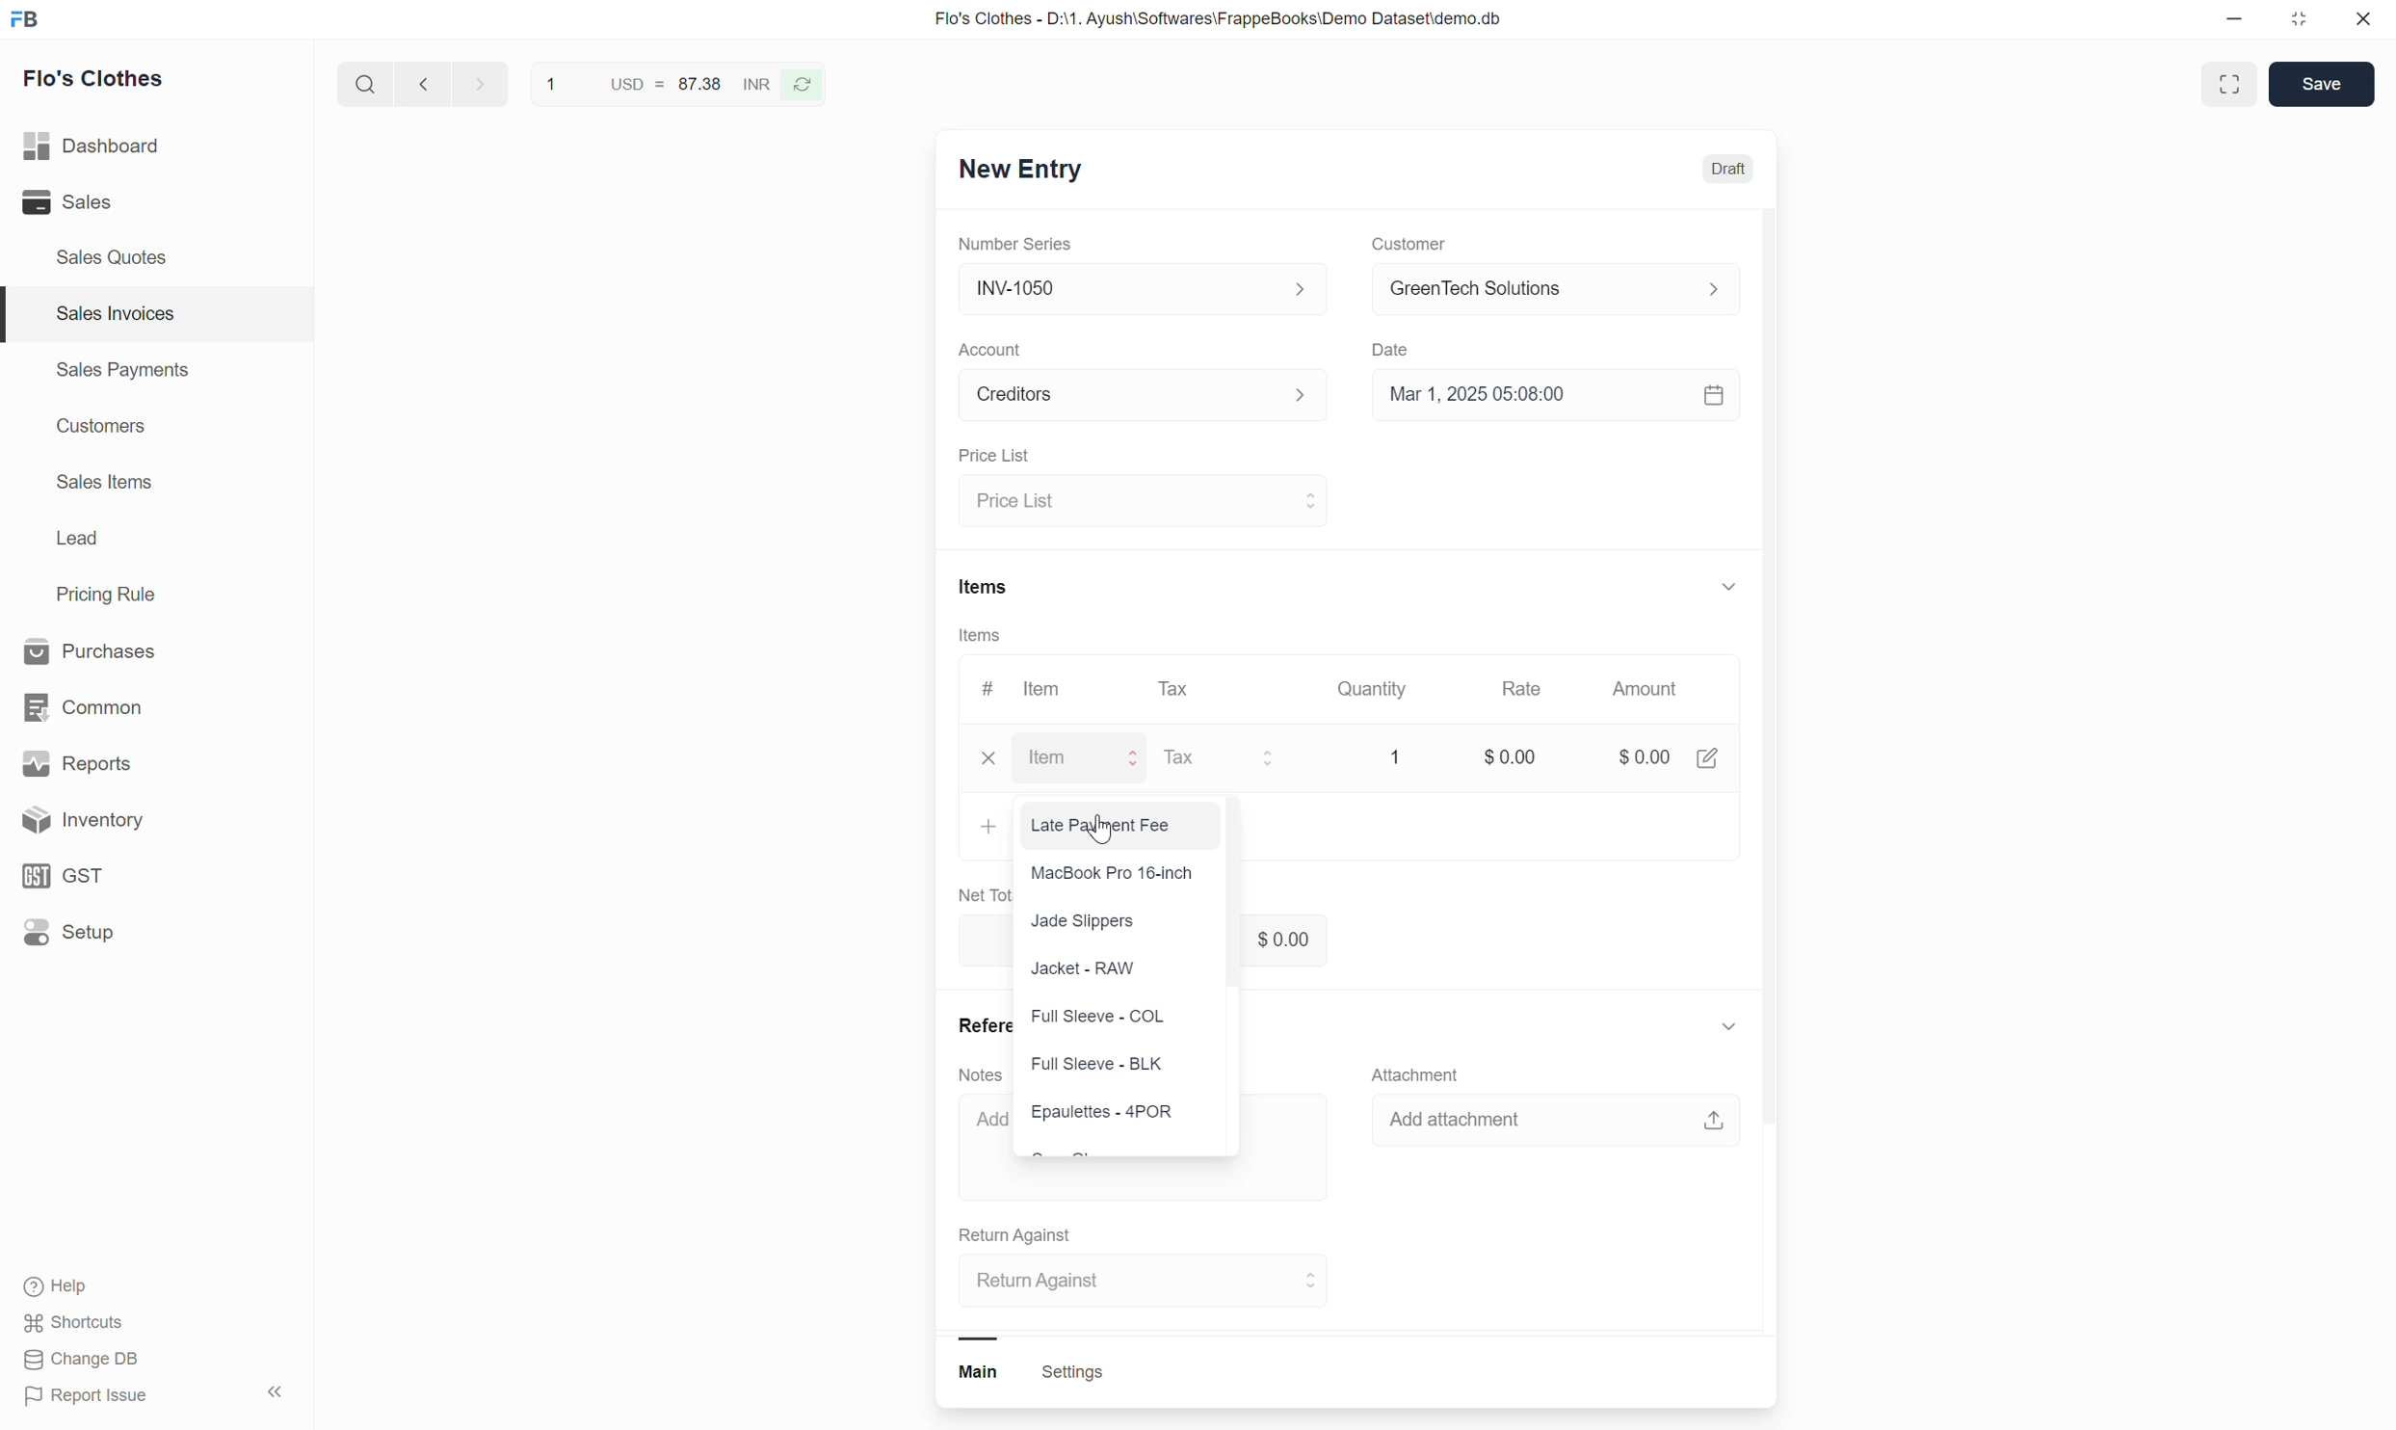  I want to click on Lead, so click(77, 541).